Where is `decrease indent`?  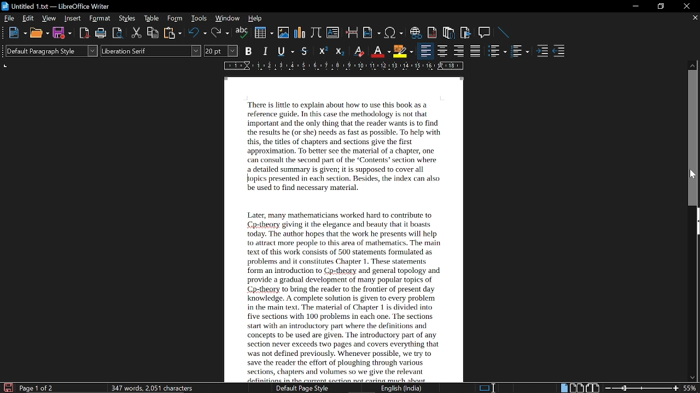 decrease indent is located at coordinates (559, 53).